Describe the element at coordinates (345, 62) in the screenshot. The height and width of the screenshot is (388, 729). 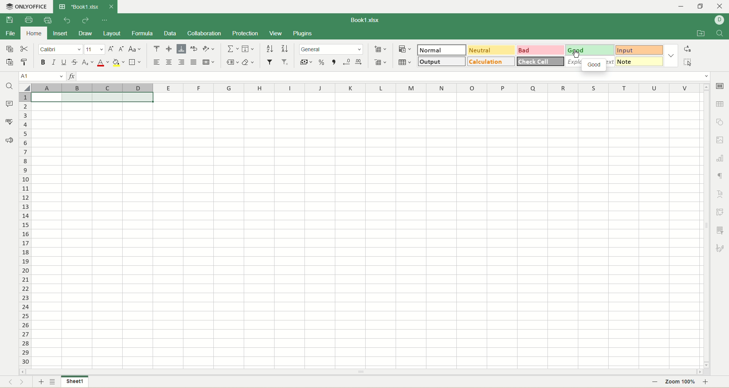
I see `decrease decimal` at that location.